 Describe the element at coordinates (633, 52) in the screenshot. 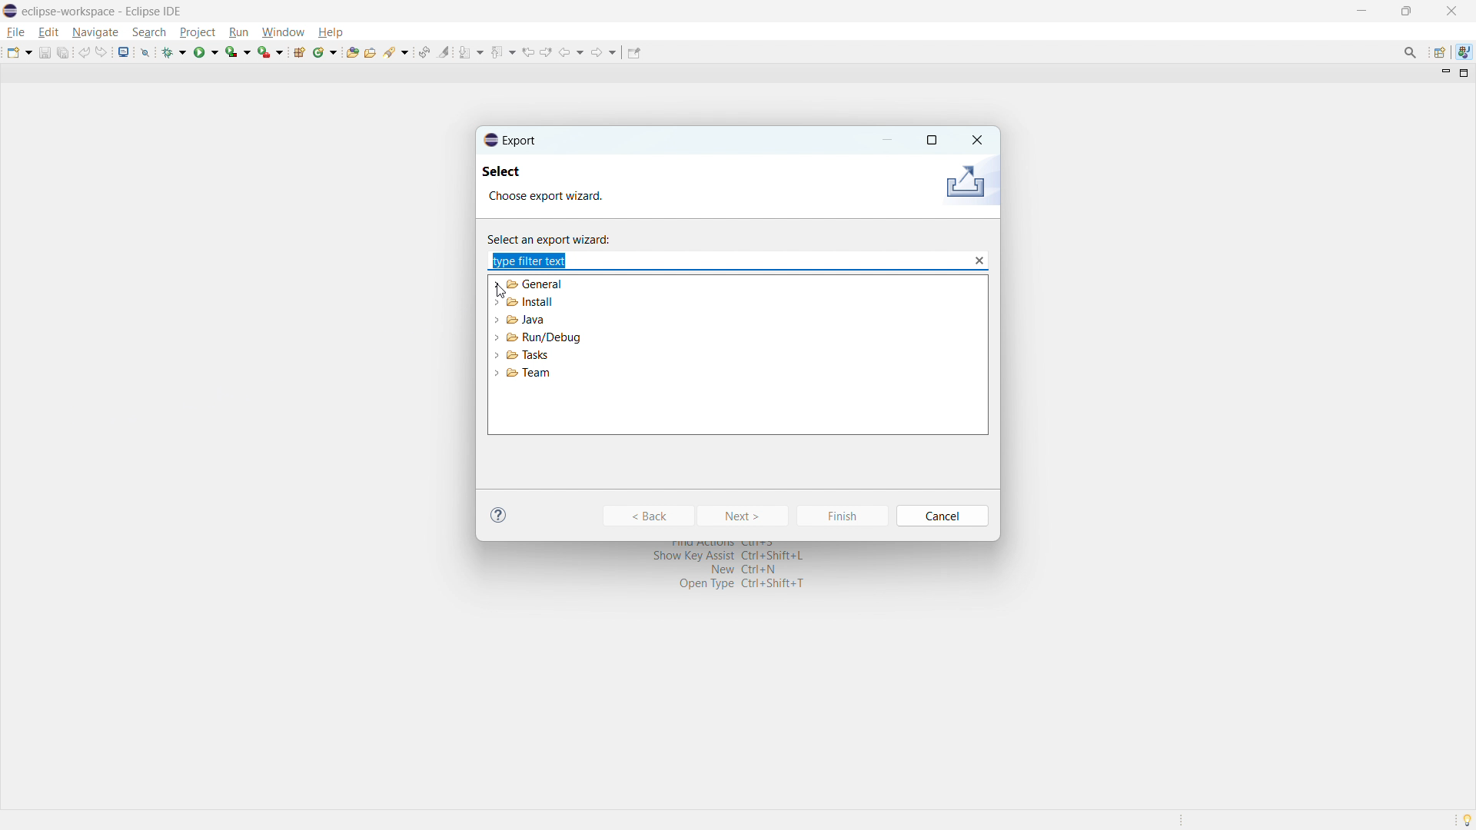

I see `pin editor` at that location.